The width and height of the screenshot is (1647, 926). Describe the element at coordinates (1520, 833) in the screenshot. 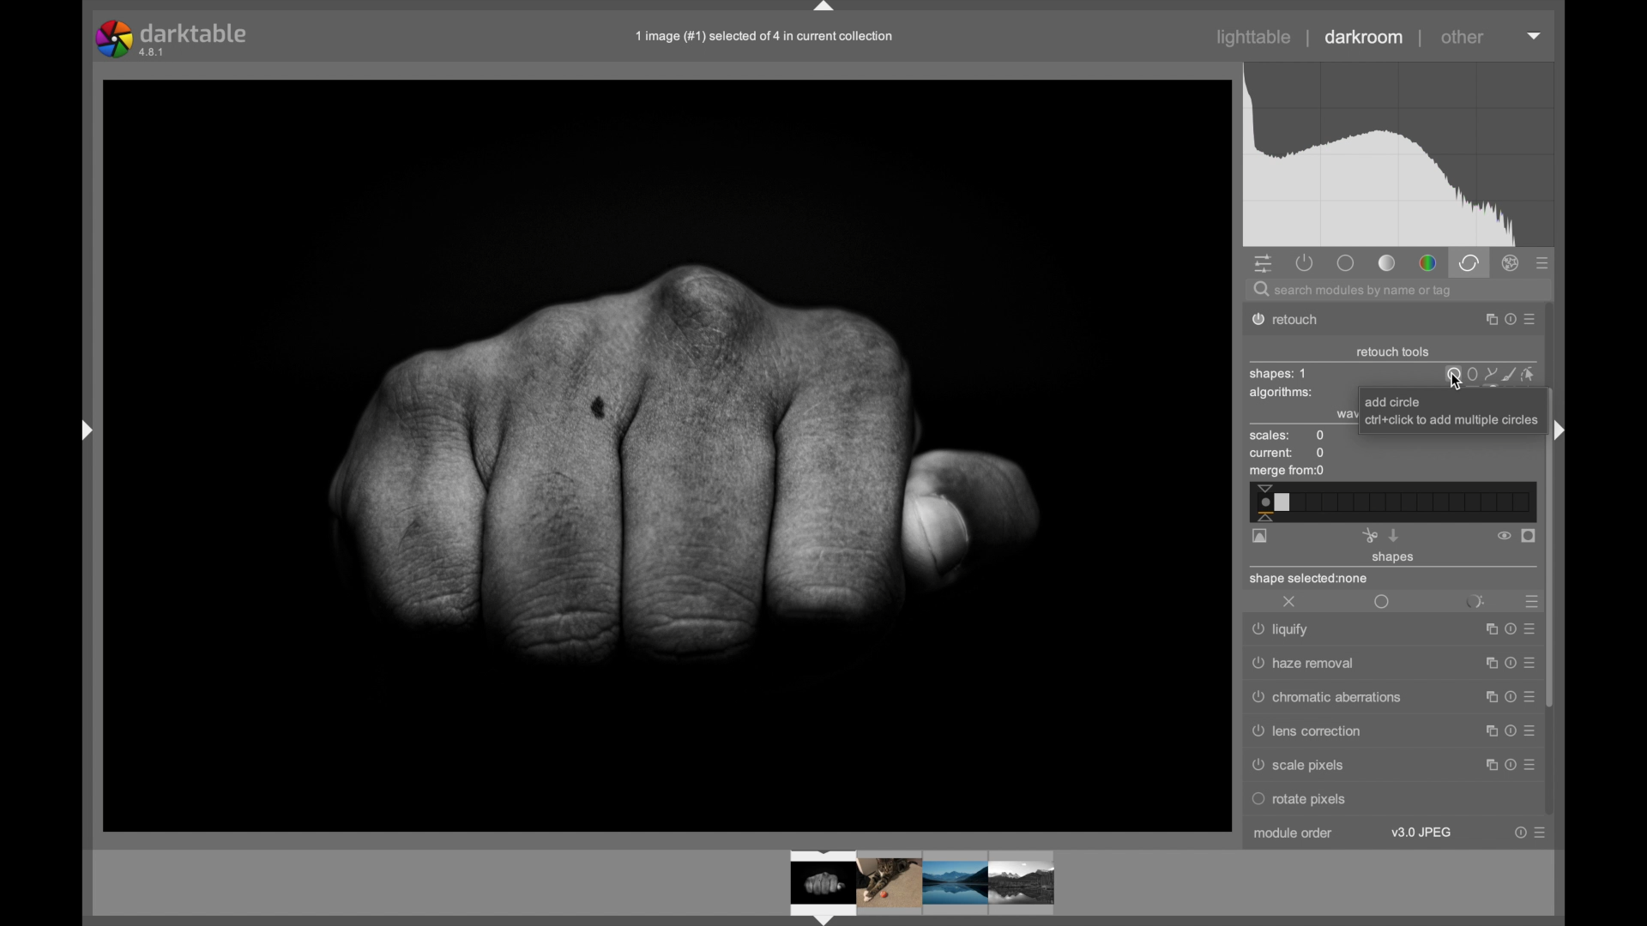

I see `help` at that location.